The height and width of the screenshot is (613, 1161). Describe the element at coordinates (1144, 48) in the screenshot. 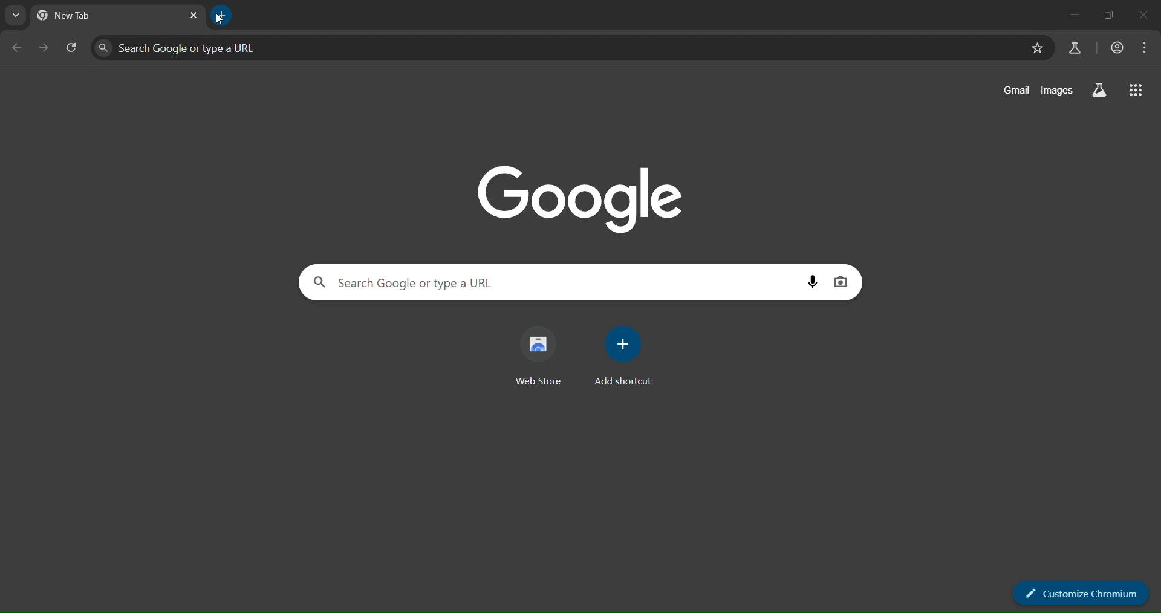

I see `menu` at that location.